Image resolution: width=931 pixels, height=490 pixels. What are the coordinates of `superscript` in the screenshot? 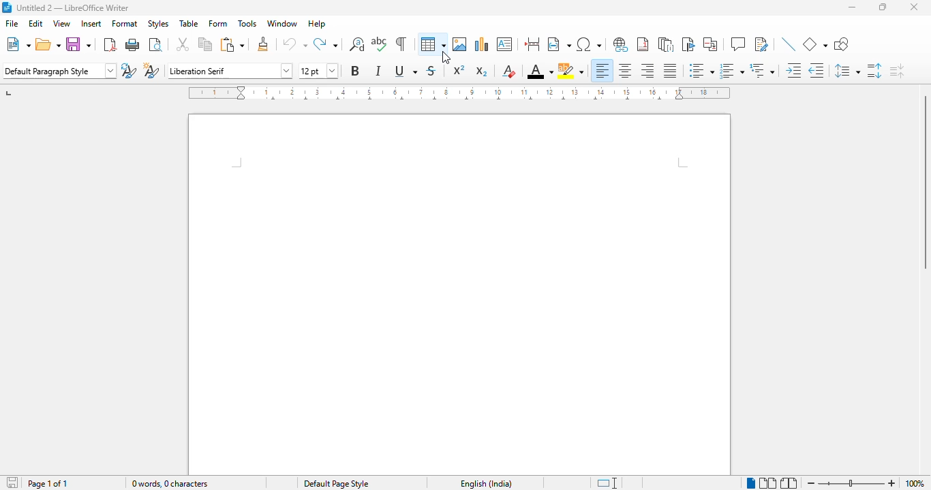 It's located at (459, 69).